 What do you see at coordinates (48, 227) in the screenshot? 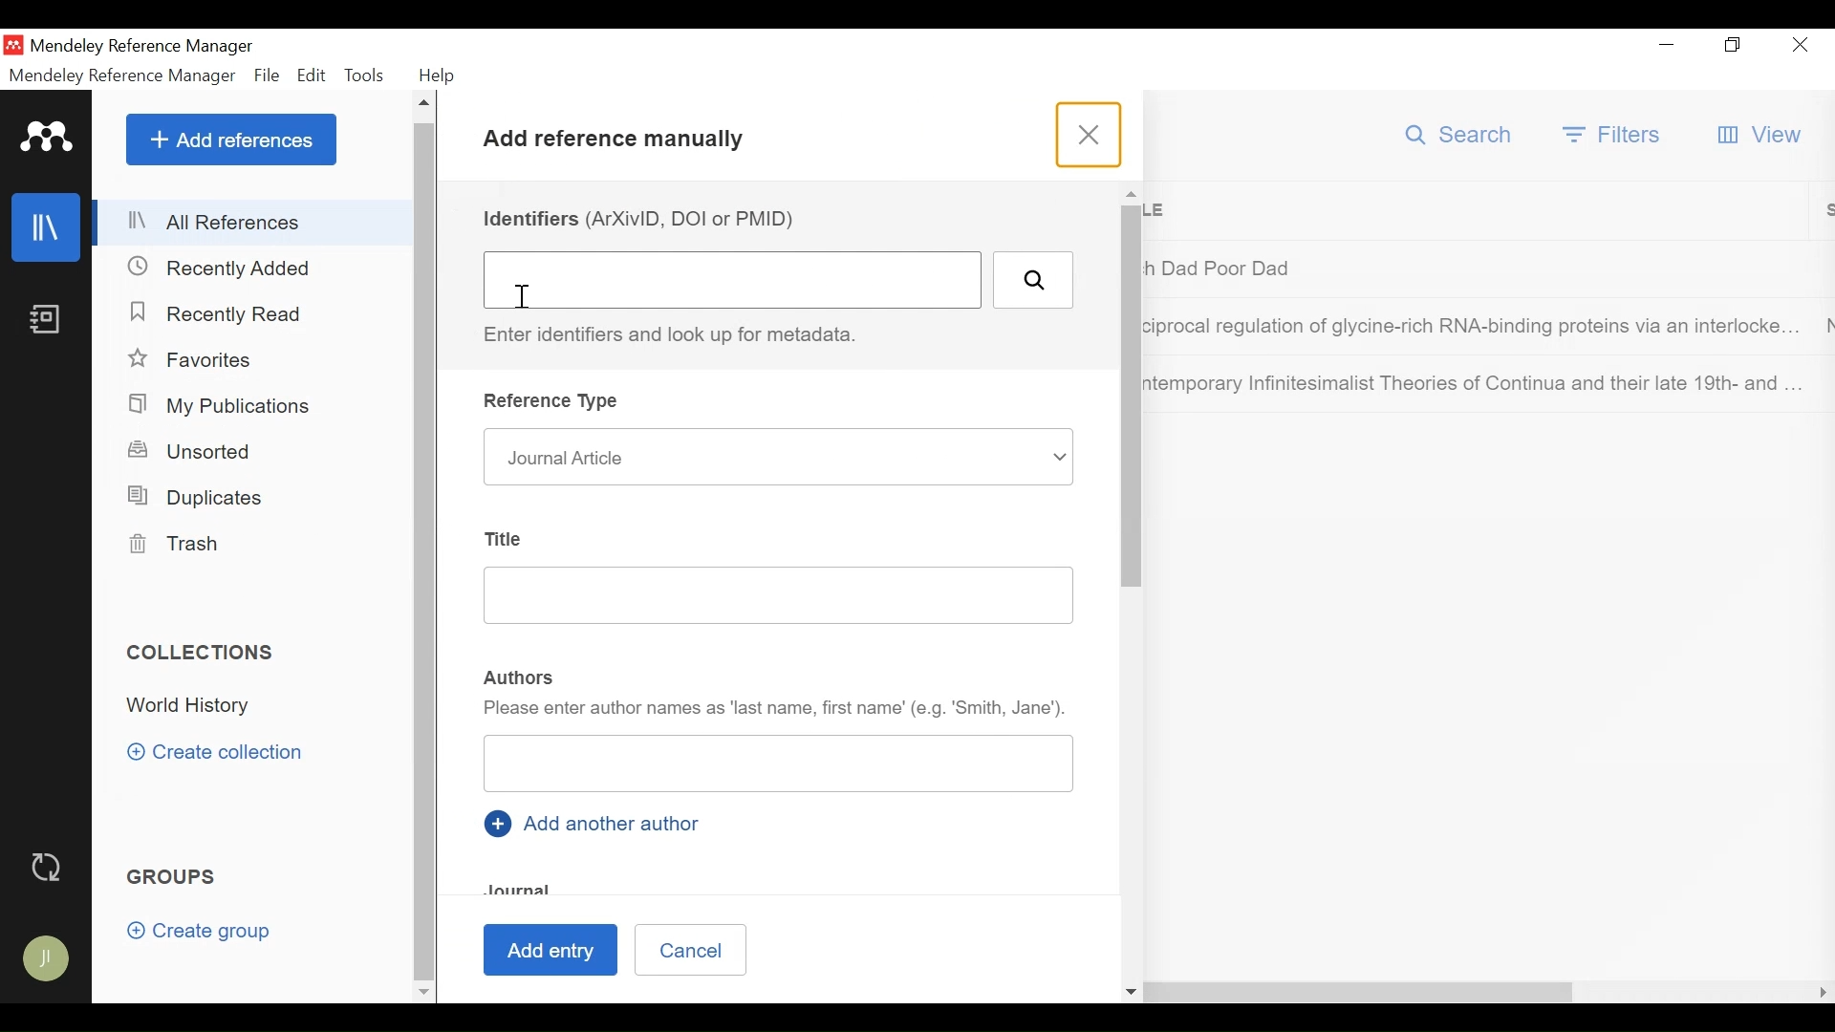
I see `library` at bounding box center [48, 227].